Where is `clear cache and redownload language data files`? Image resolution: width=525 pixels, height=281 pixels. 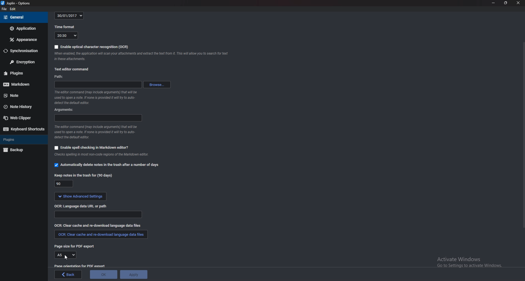 clear cache and redownload language data files is located at coordinates (100, 236).